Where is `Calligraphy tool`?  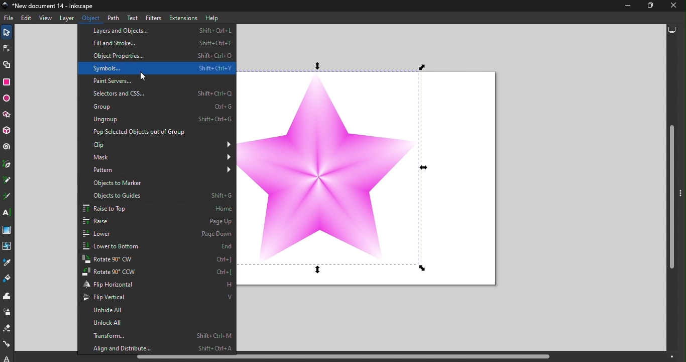 Calligraphy tool is located at coordinates (7, 196).